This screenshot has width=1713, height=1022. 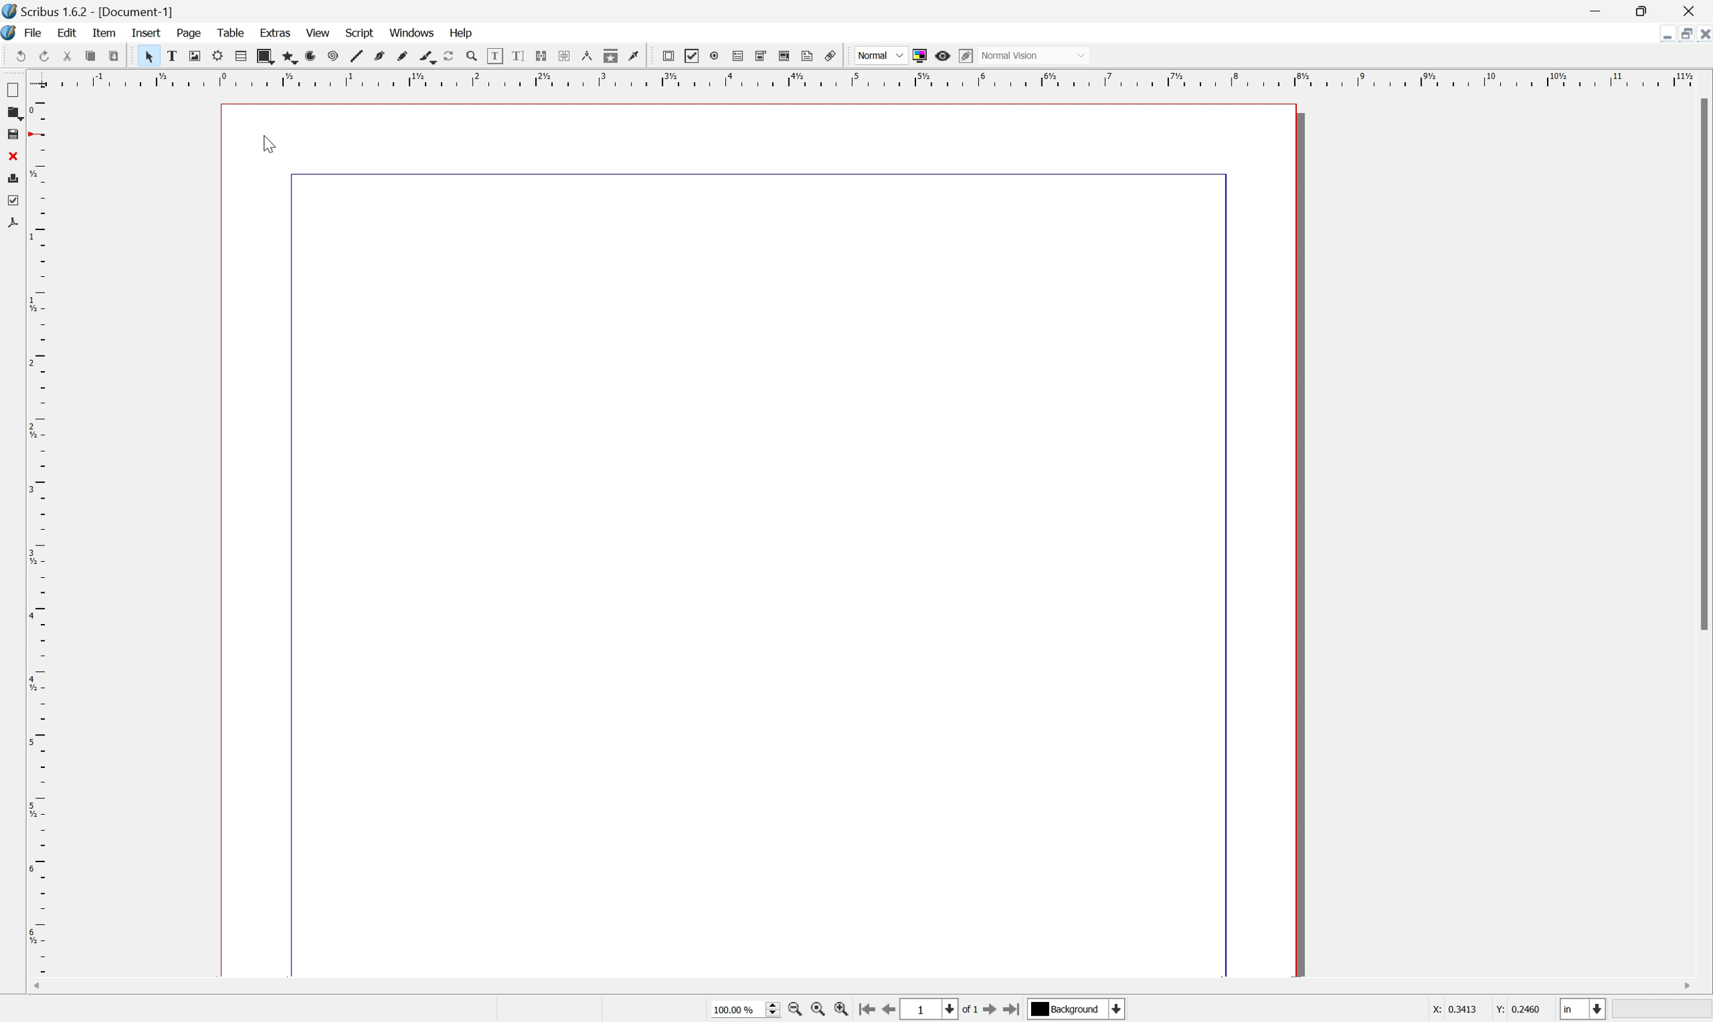 I want to click on zoom in, so click(x=840, y=1010).